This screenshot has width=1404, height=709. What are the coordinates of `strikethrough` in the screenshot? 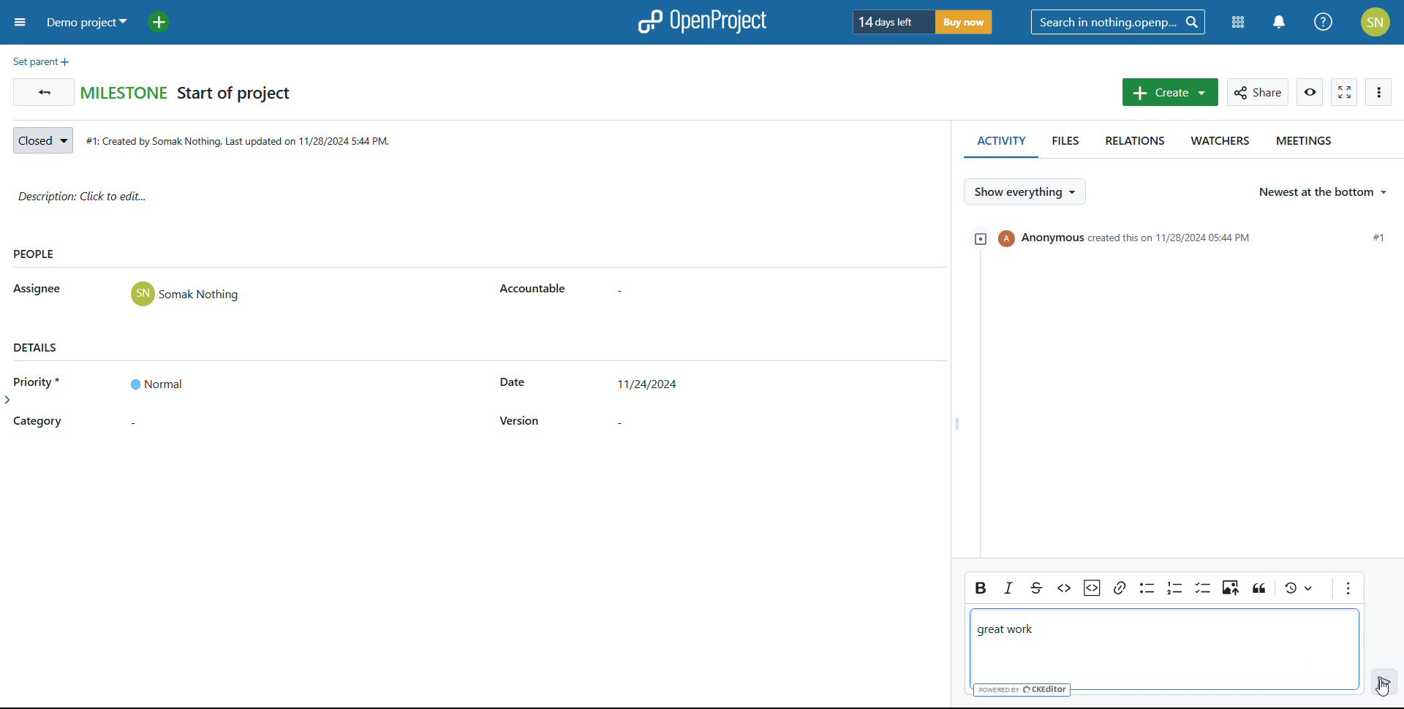 It's located at (1035, 588).